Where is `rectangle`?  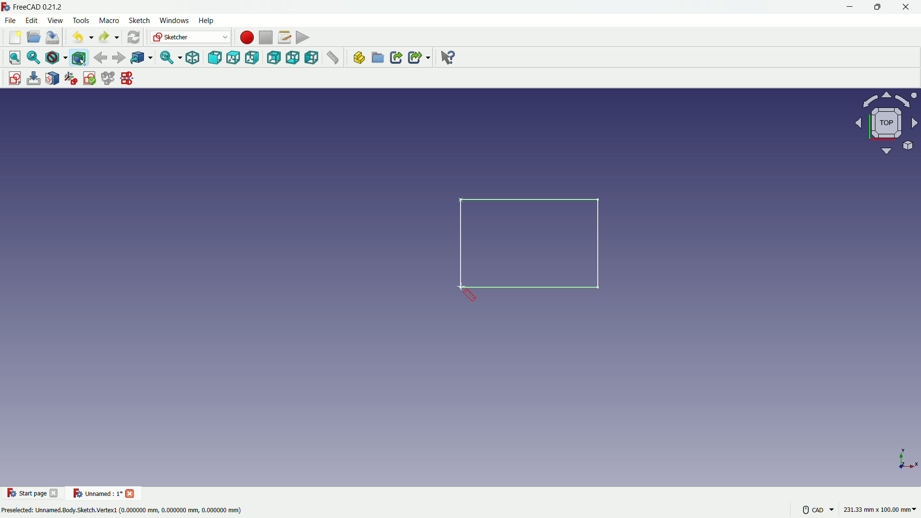 rectangle is located at coordinates (533, 245).